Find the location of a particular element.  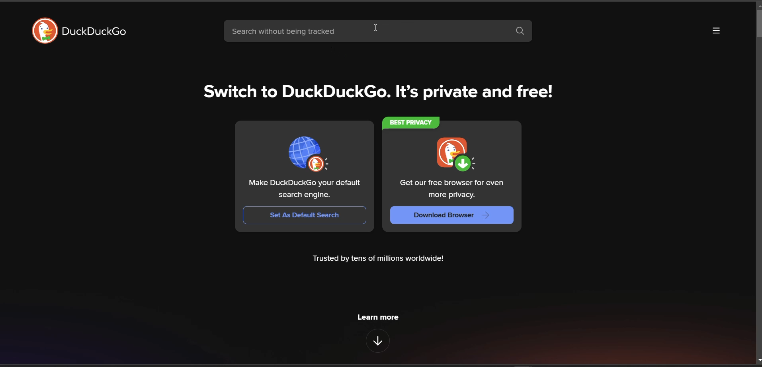

Make DuckDuckGo your default search engine. is located at coordinates (305, 190).